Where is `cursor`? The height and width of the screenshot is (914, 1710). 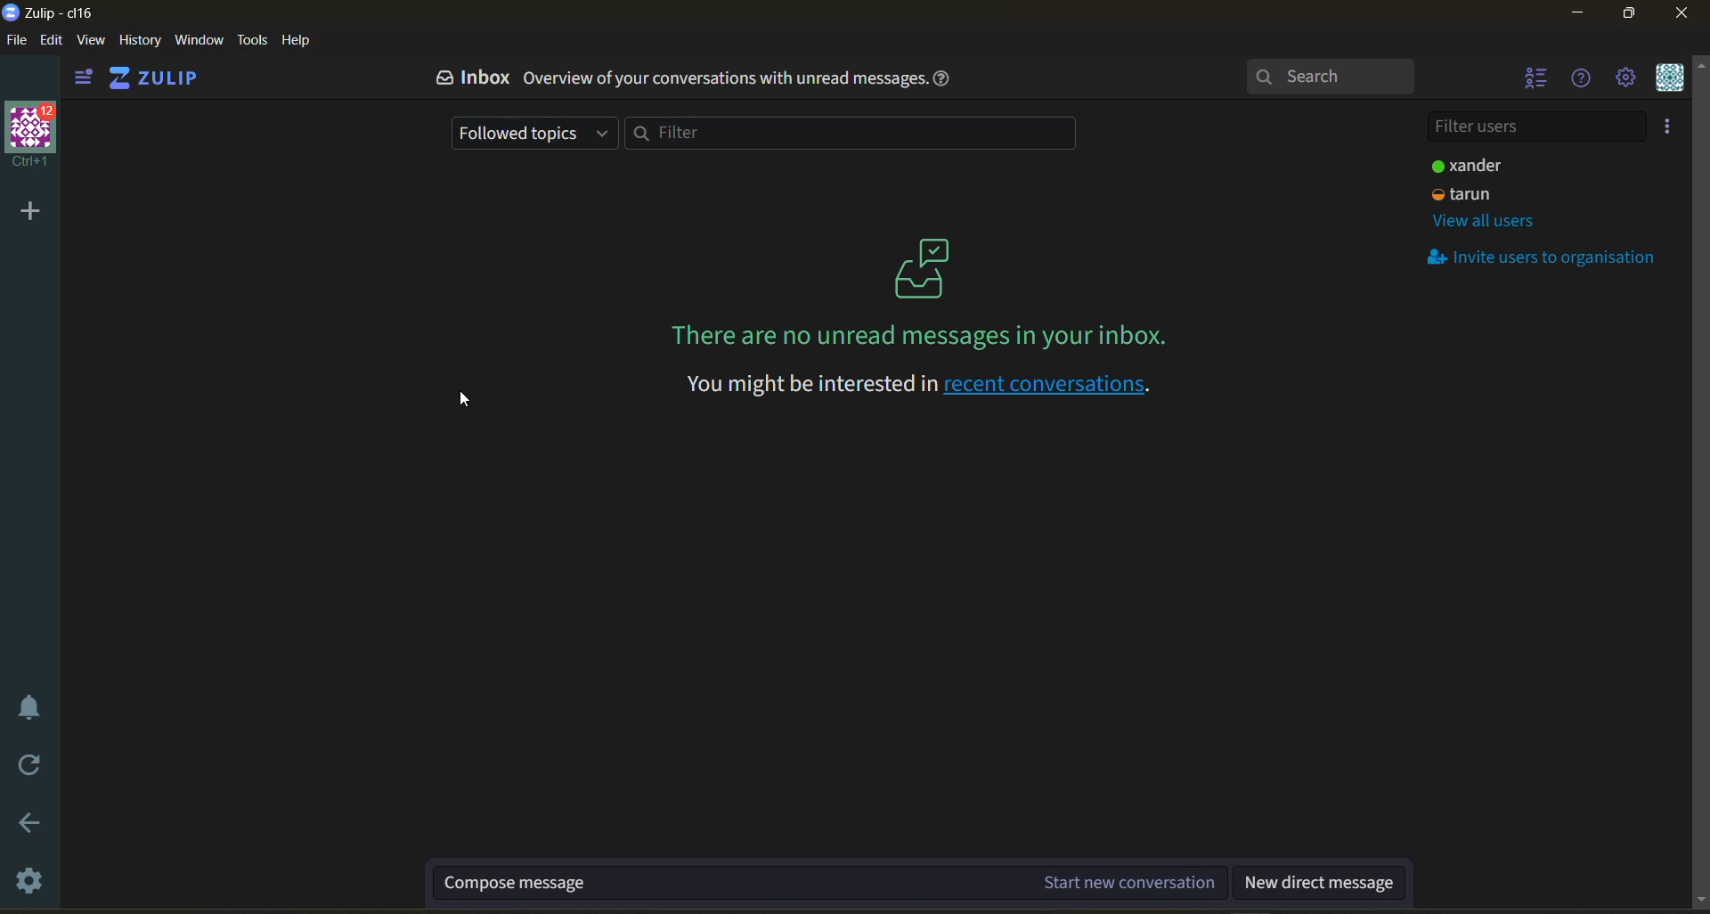
cursor is located at coordinates (465, 398).